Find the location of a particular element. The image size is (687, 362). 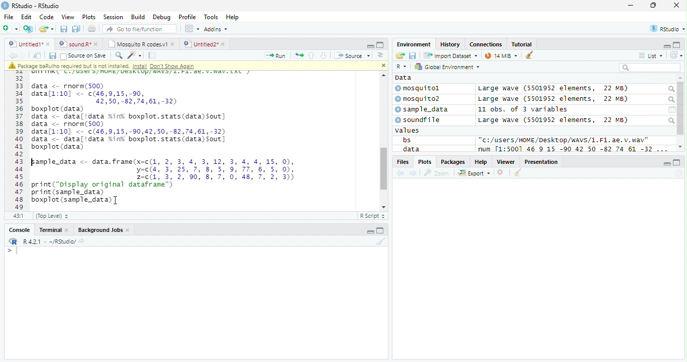

new file is located at coordinates (11, 29).